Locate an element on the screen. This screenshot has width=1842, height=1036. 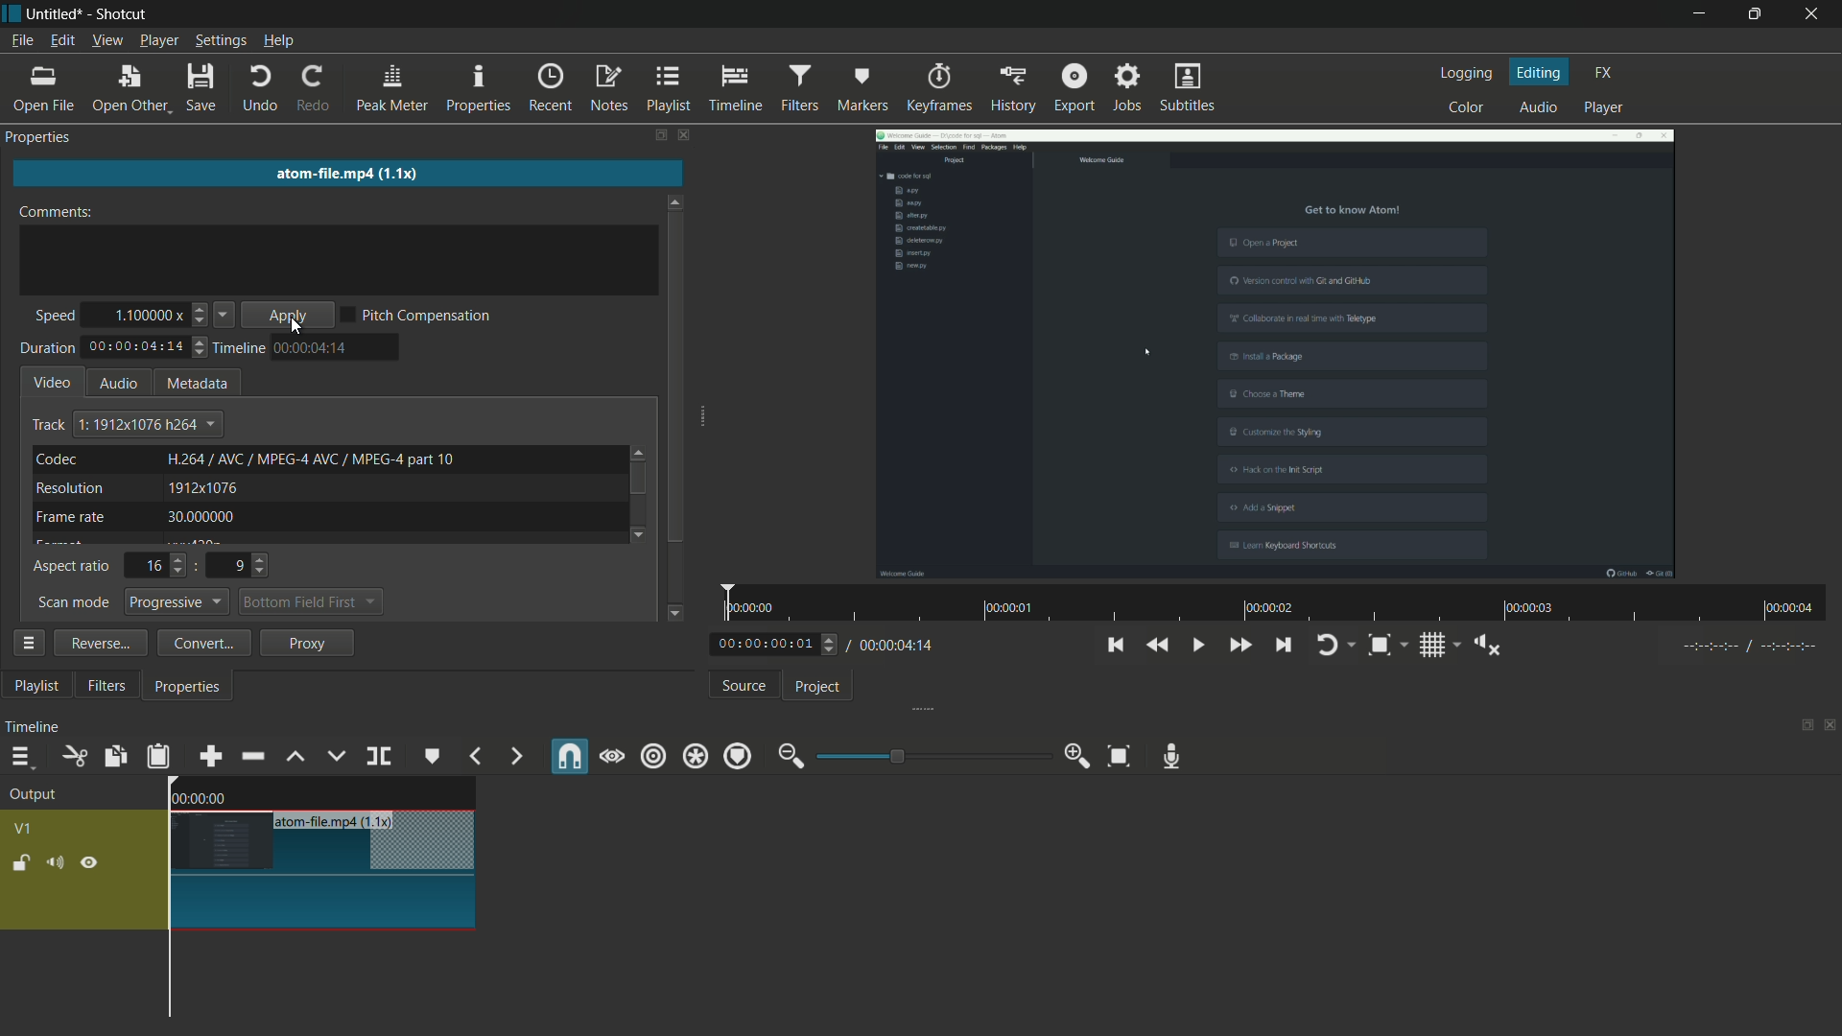
save is located at coordinates (202, 89).